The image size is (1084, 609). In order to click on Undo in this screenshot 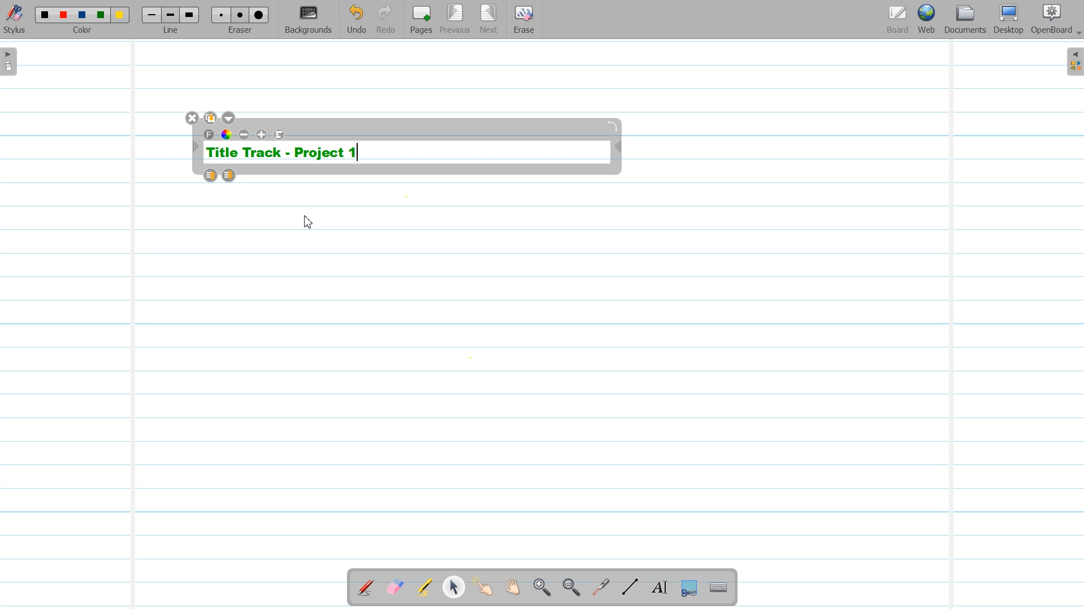, I will do `click(356, 20)`.